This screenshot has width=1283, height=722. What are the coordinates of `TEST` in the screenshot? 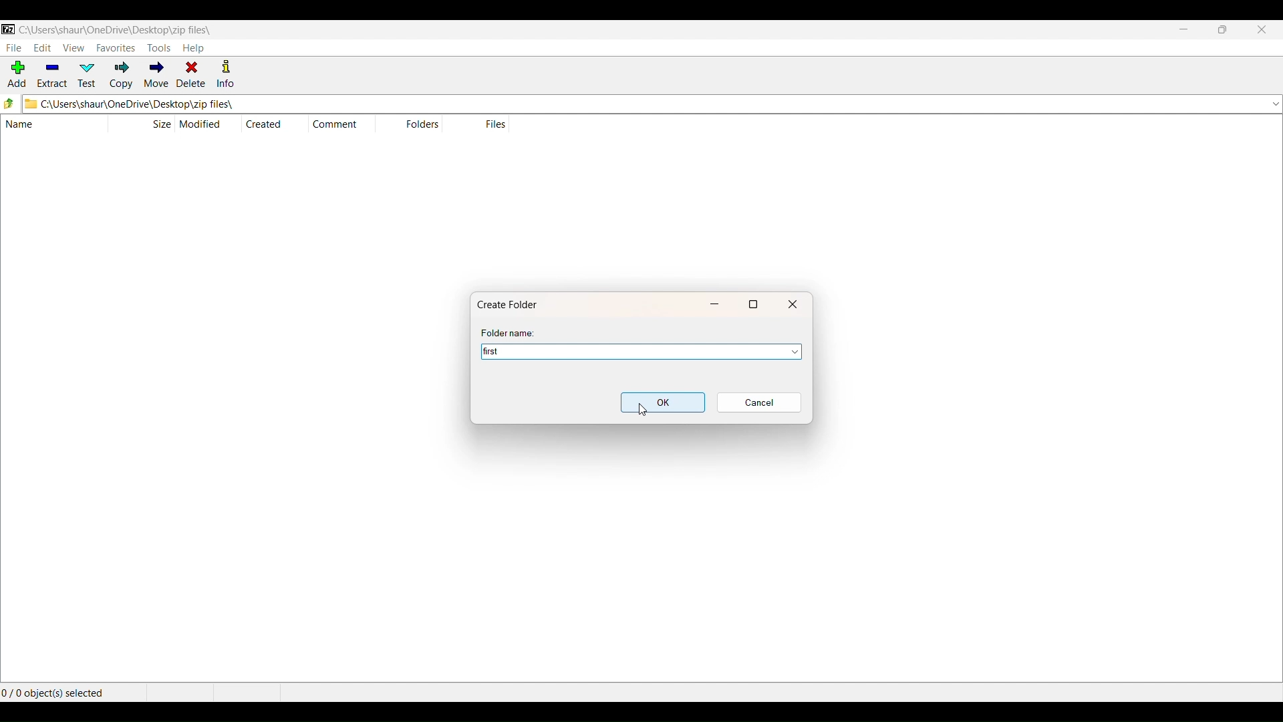 It's located at (89, 75).